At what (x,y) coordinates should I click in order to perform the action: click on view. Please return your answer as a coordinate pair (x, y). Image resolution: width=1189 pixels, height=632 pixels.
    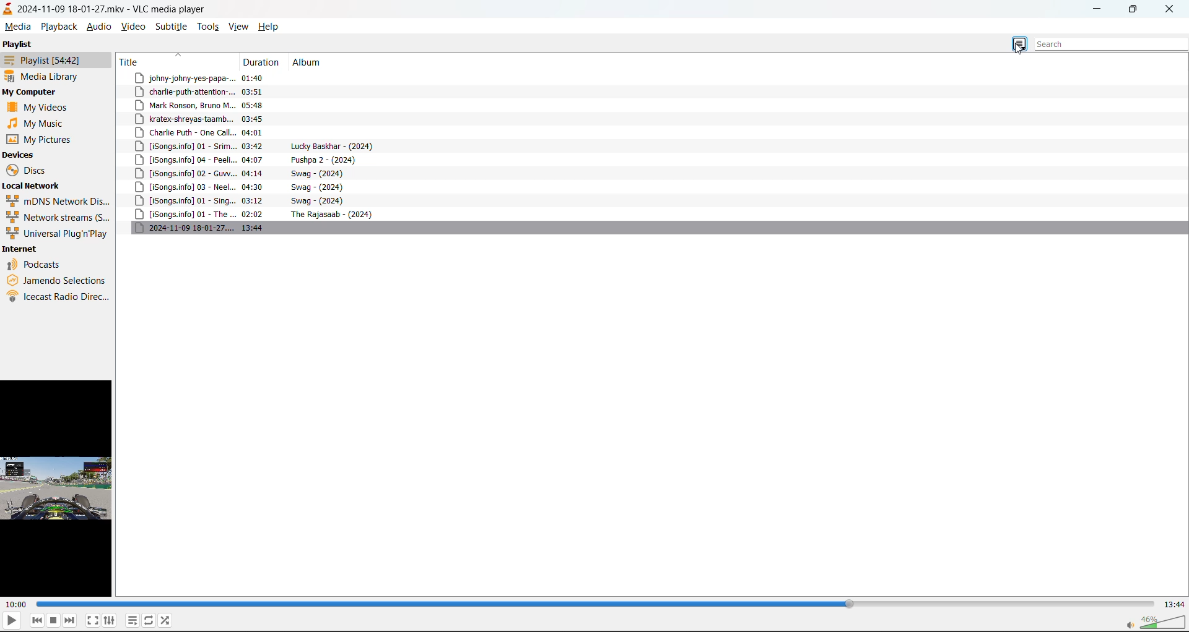
    Looking at the image, I should click on (240, 25).